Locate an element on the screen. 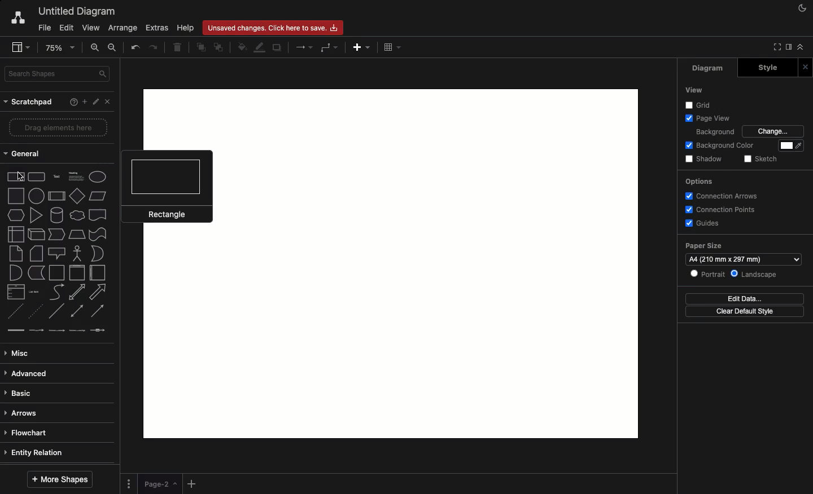 The image size is (813, 494). Text is located at coordinates (57, 177).